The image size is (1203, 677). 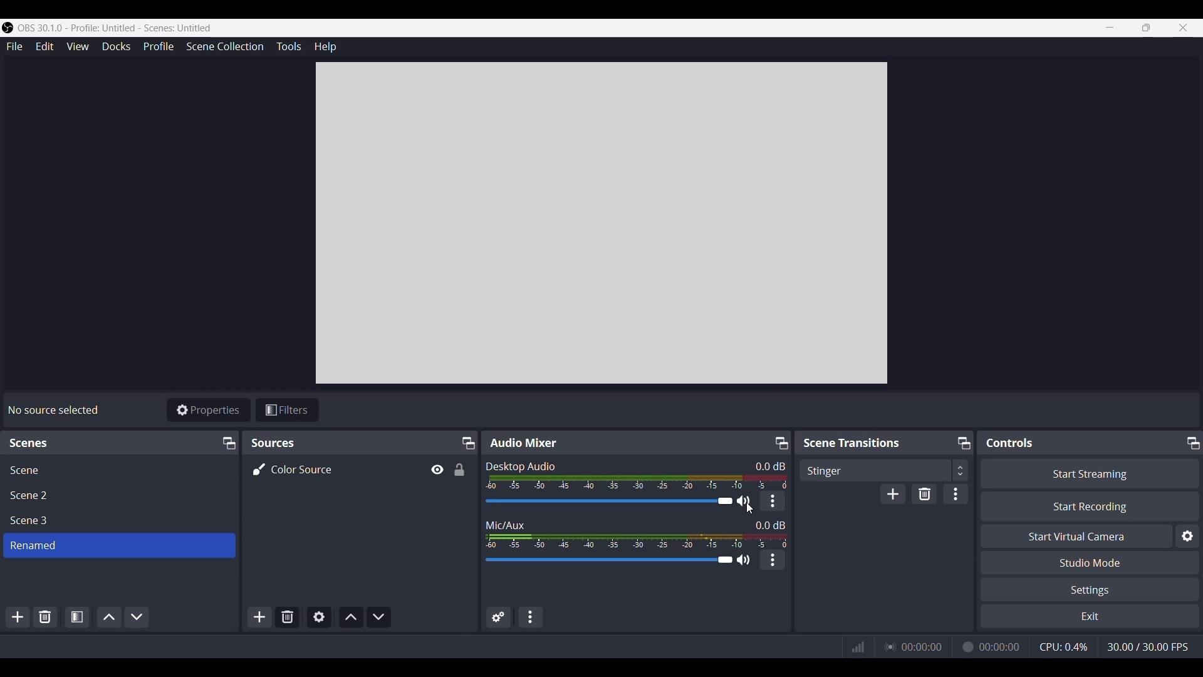 I want to click on Mute/Unmute Mic/Aux, so click(x=744, y=559).